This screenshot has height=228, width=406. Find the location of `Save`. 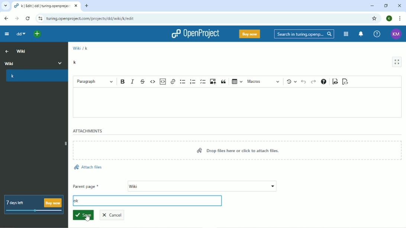

Save is located at coordinates (83, 215).